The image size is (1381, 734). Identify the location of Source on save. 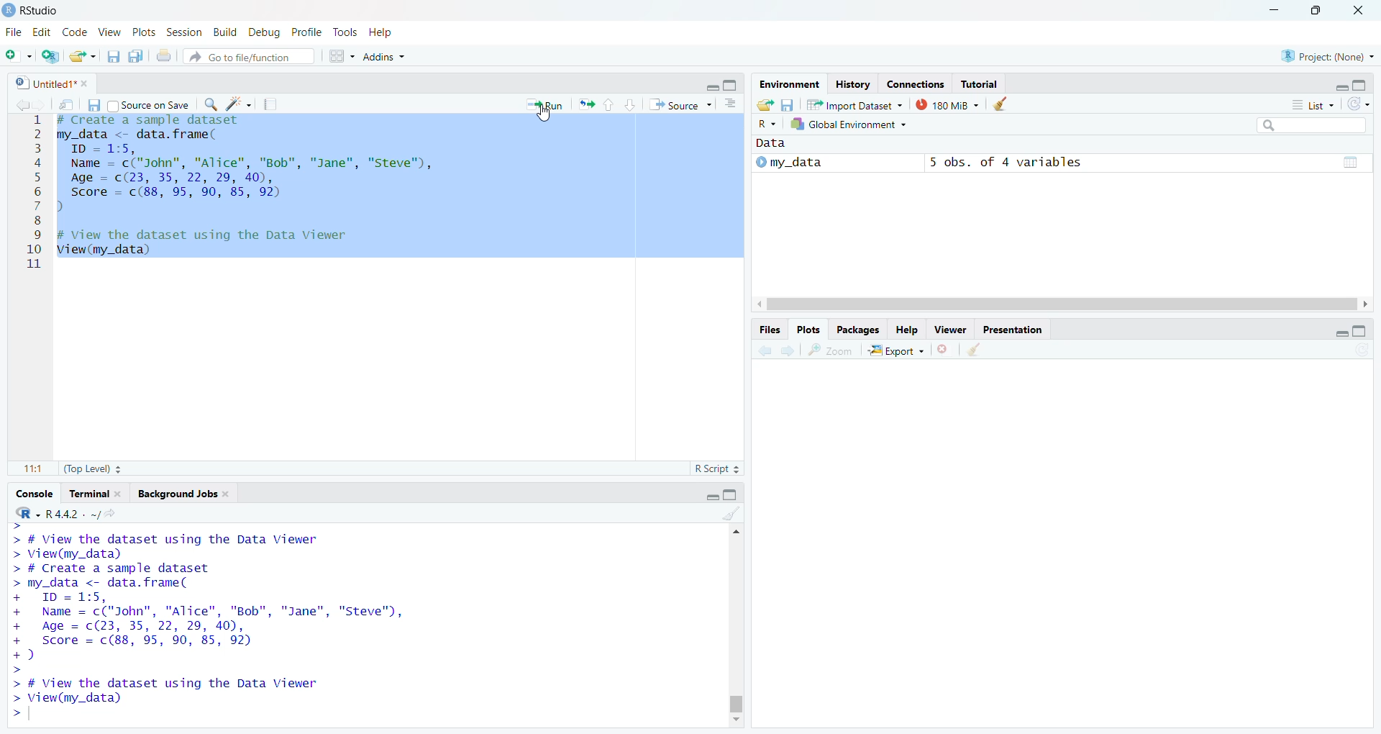
(147, 105).